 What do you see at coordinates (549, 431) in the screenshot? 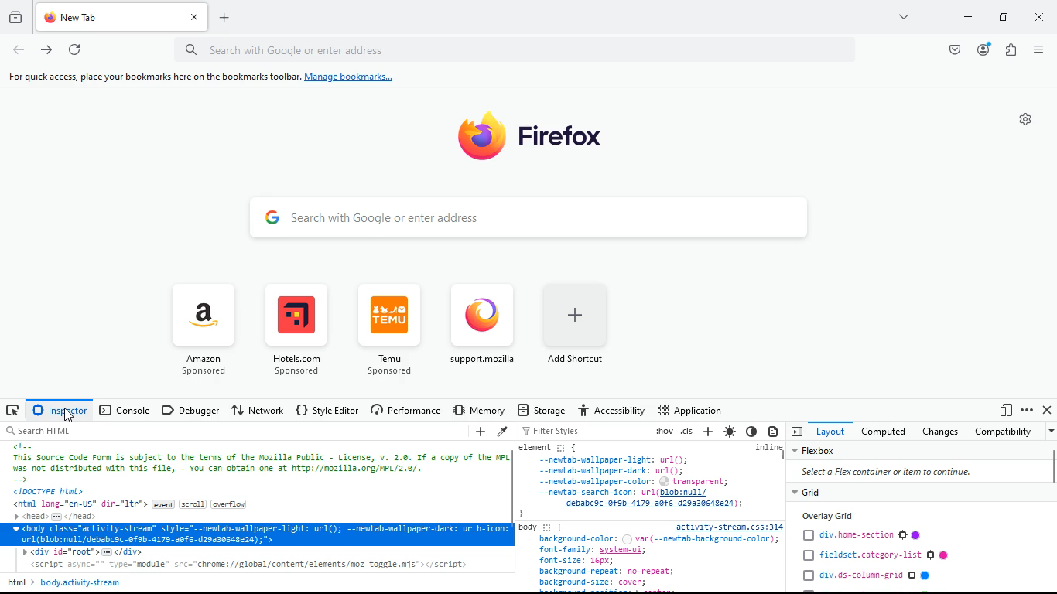
I see `filter styles` at bounding box center [549, 431].